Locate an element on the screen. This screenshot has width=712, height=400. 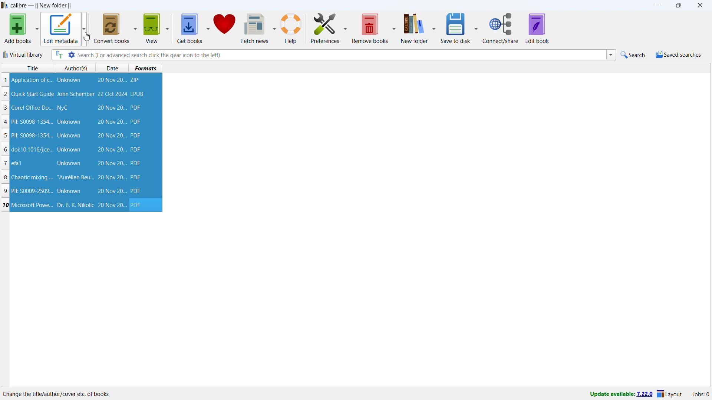
PDF is located at coordinates (135, 122).